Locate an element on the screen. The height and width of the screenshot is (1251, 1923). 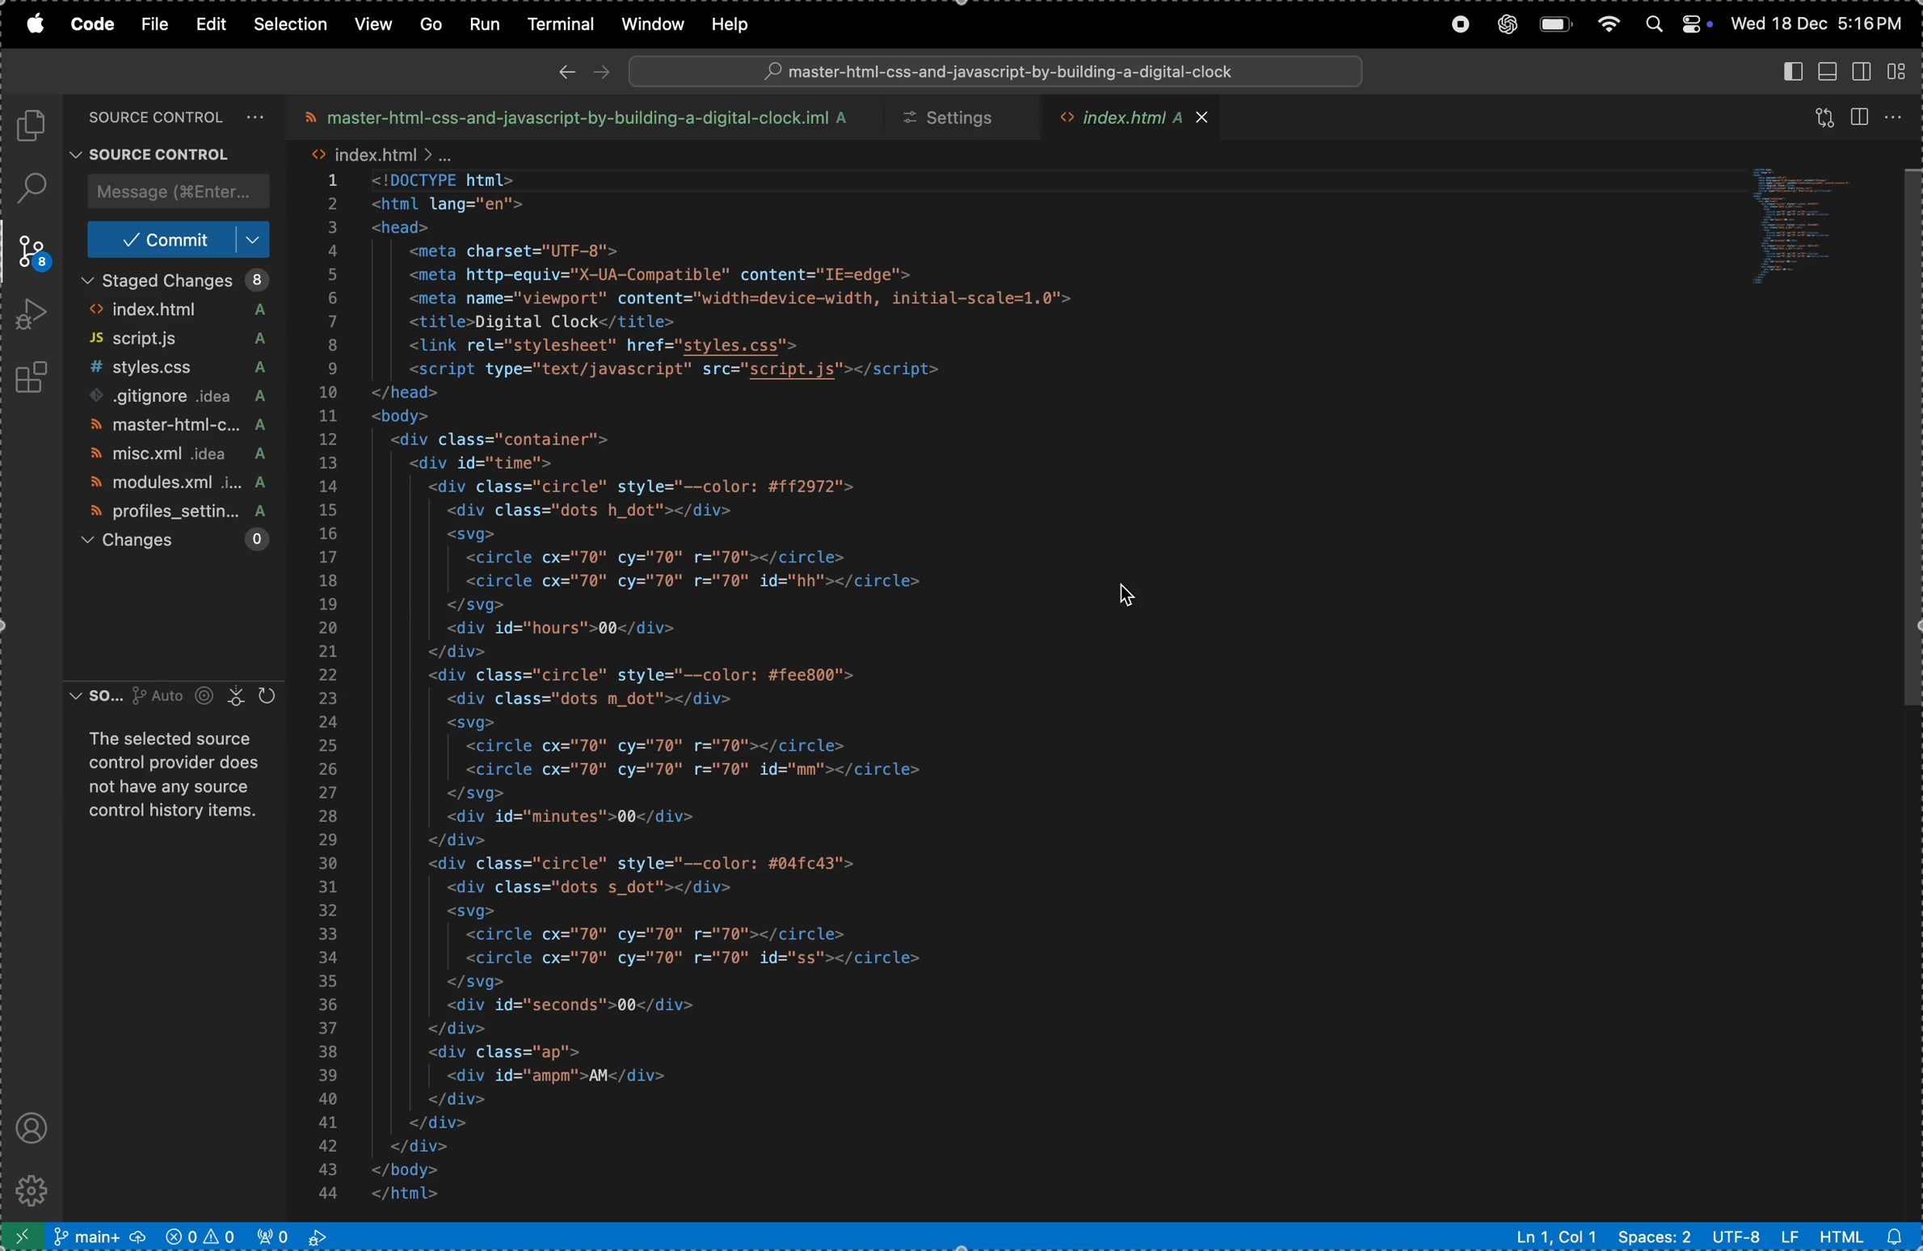
open remote window is located at coordinates (23, 1236).